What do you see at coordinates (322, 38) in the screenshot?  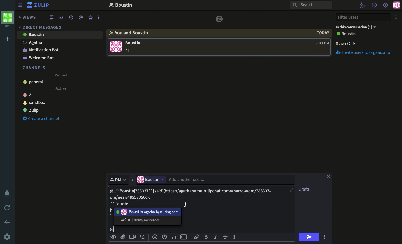 I see `Time` at bounding box center [322, 38].